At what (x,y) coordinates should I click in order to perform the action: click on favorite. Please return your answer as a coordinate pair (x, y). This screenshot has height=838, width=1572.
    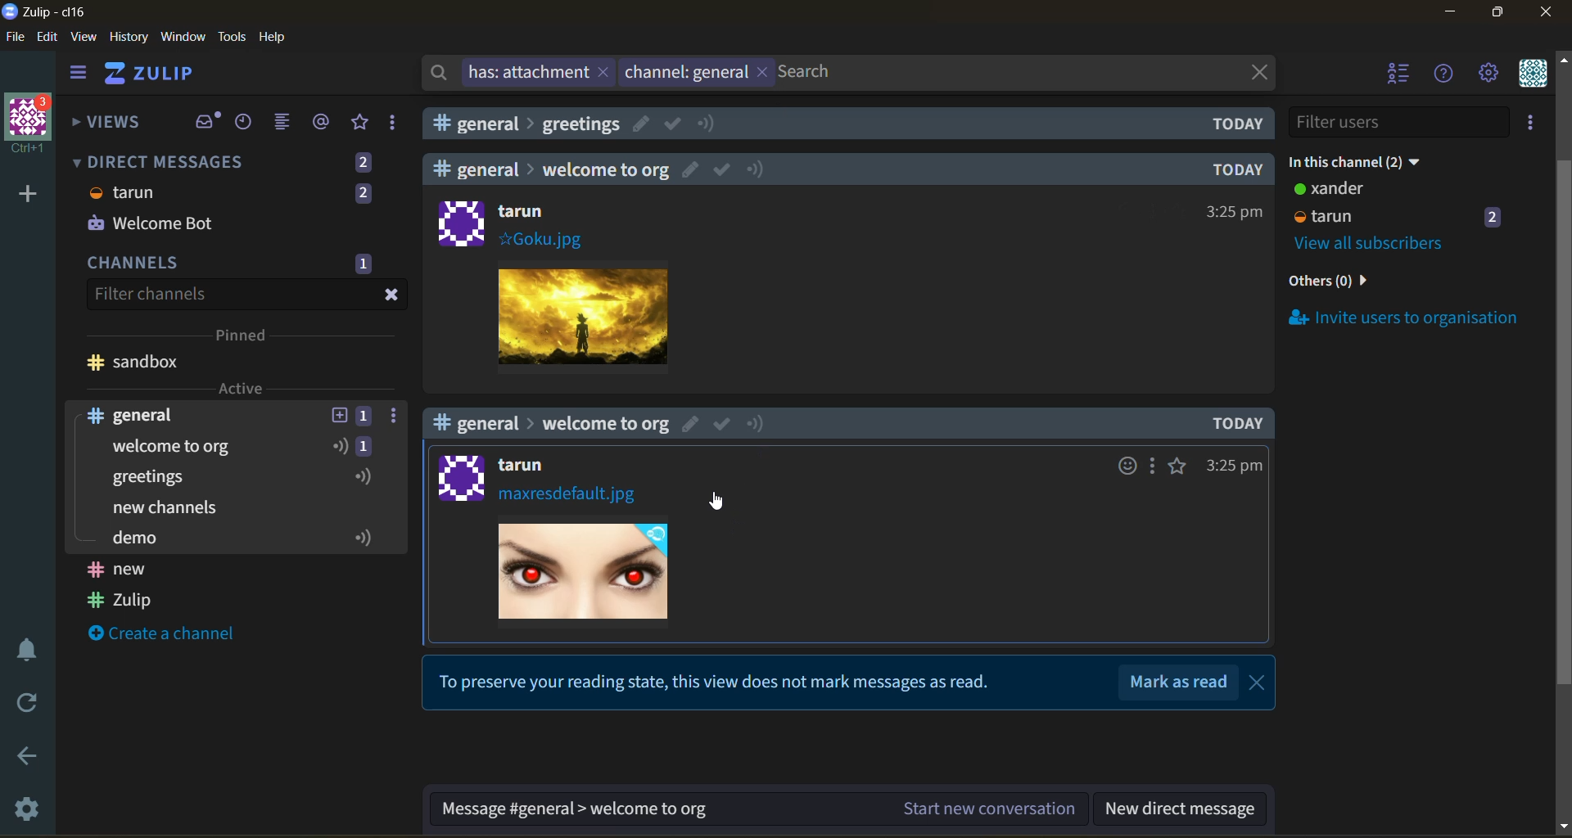
    Looking at the image, I should click on (1178, 464).